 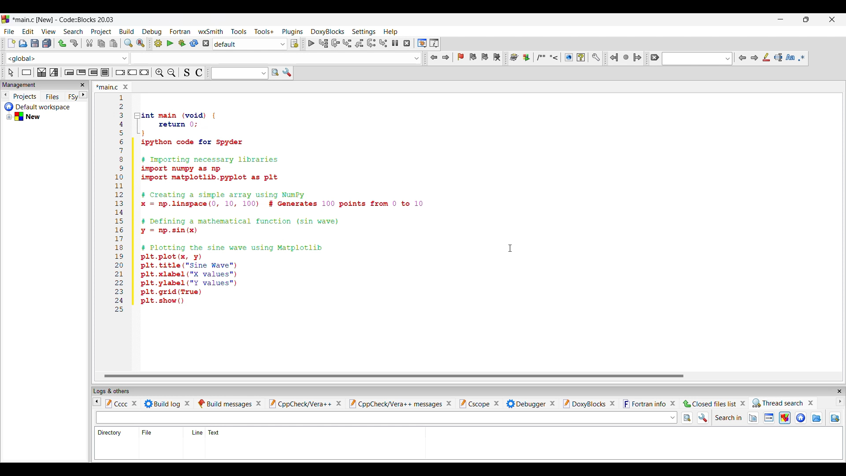 What do you see at coordinates (42, 74) in the screenshot?
I see `Decision` at bounding box center [42, 74].